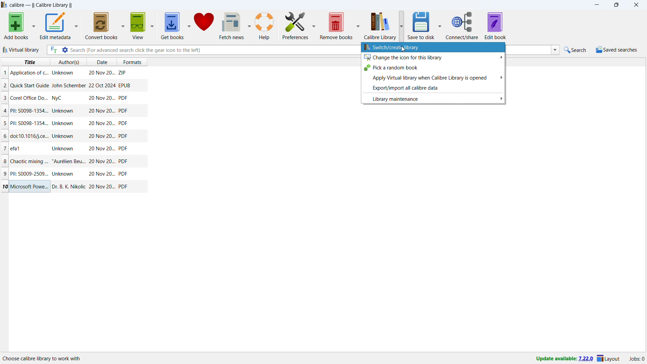  What do you see at coordinates (576, 50) in the screenshot?
I see `quick search` at bounding box center [576, 50].